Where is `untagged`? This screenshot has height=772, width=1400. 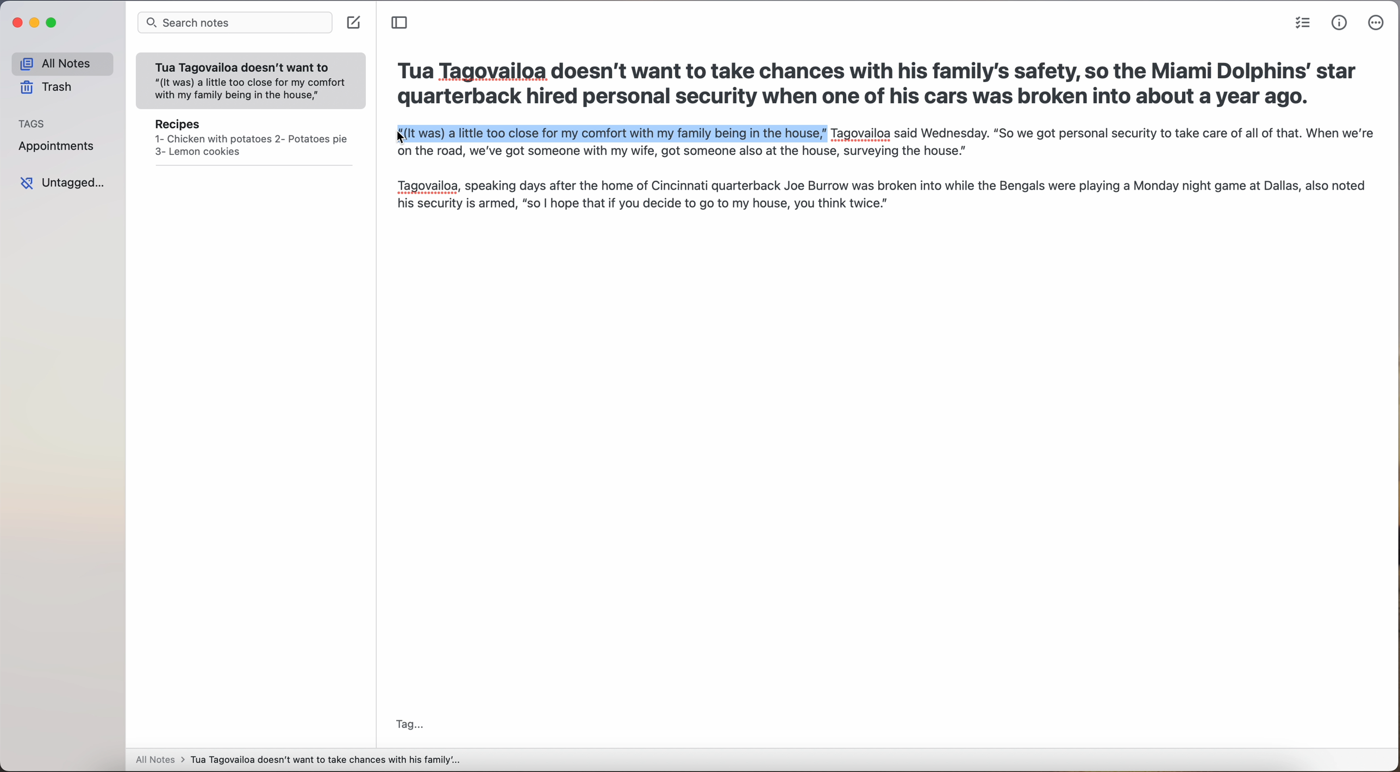 untagged is located at coordinates (62, 183).